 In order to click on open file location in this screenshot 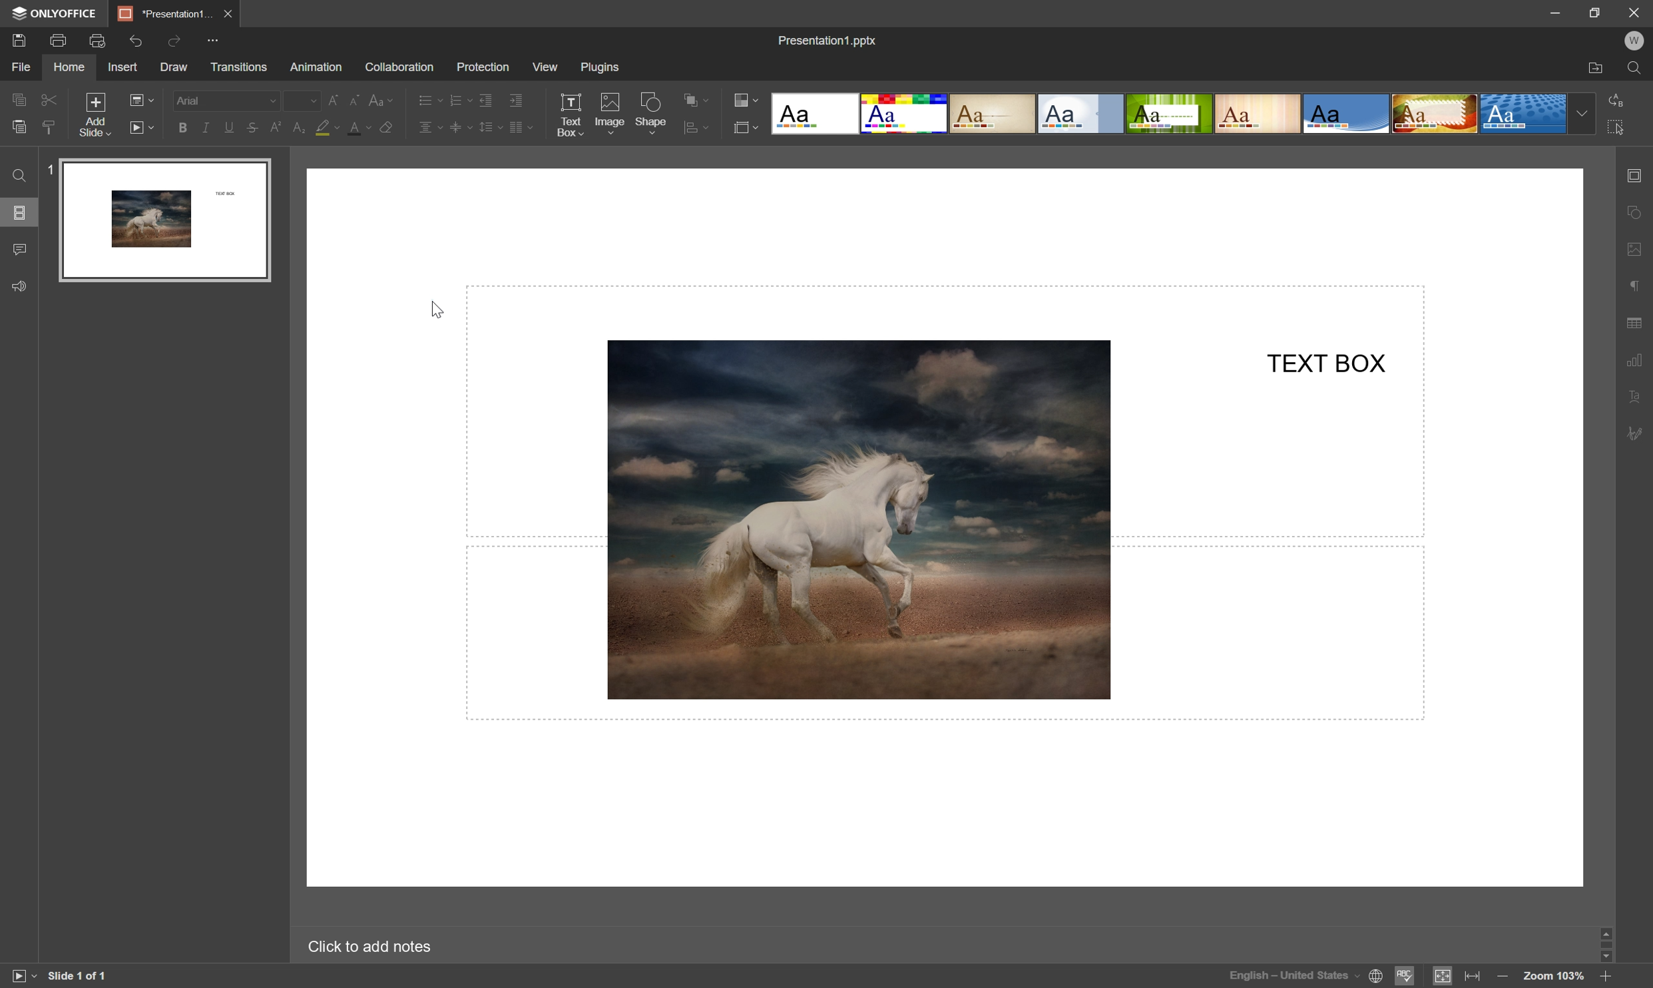, I will do `click(1596, 70)`.